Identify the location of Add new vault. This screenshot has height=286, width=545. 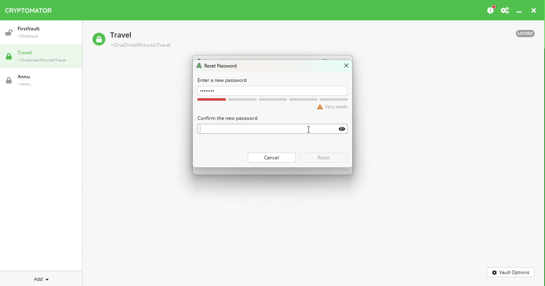
(41, 278).